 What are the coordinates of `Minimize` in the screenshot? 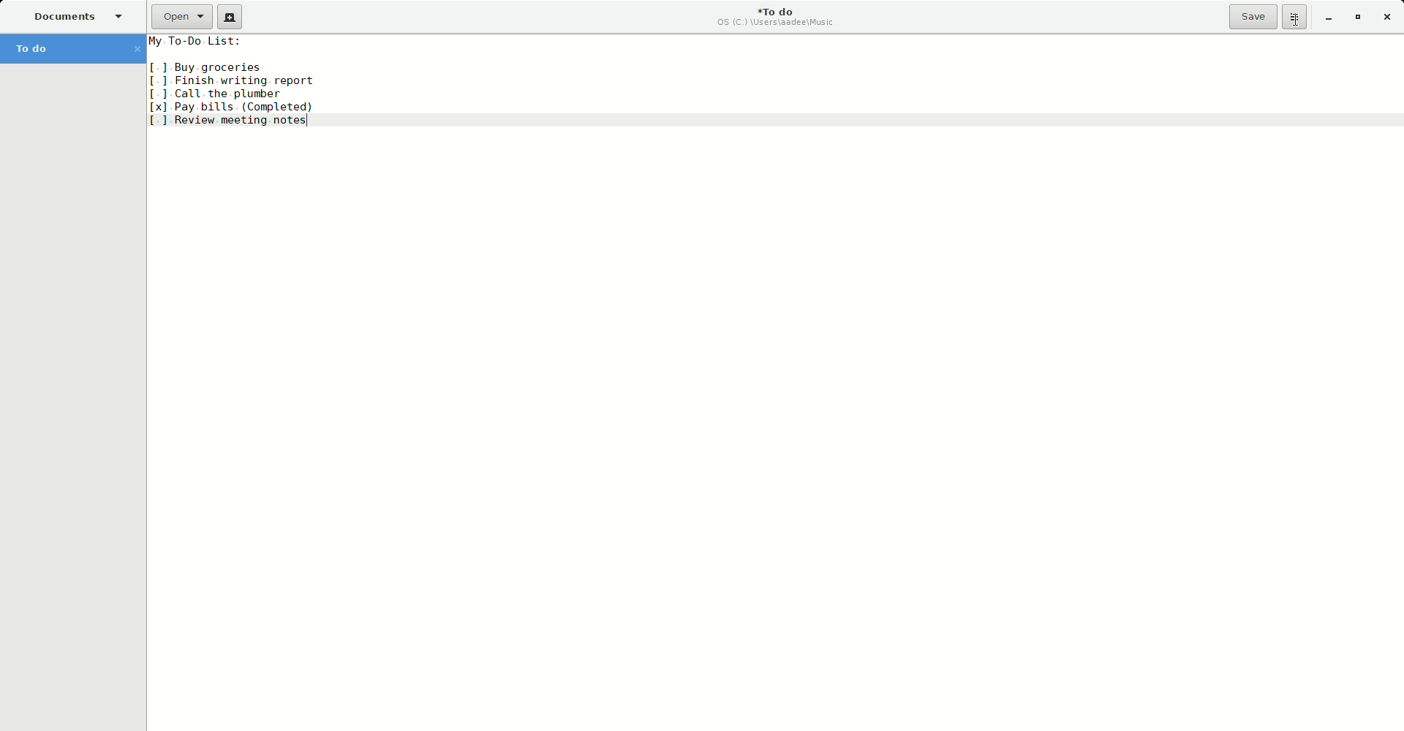 It's located at (1329, 18).